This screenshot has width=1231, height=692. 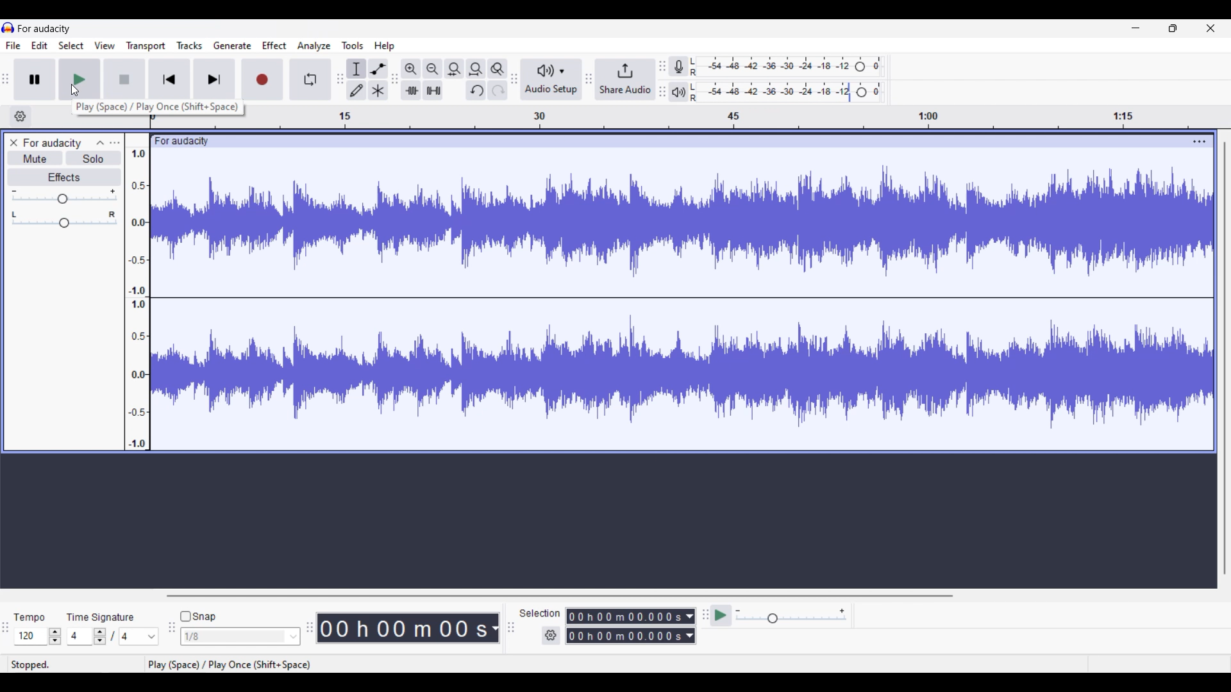 What do you see at coordinates (1135, 28) in the screenshot?
I see `Minimize` at bounding box center [1135, 28].